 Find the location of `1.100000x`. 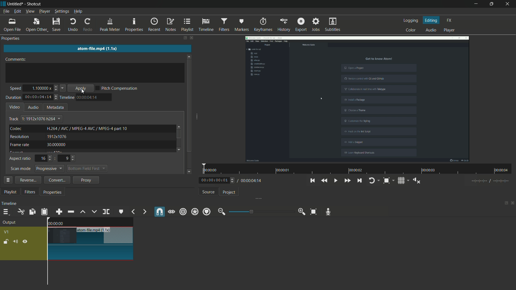

1.100000x is located at coordinates (41, 88).